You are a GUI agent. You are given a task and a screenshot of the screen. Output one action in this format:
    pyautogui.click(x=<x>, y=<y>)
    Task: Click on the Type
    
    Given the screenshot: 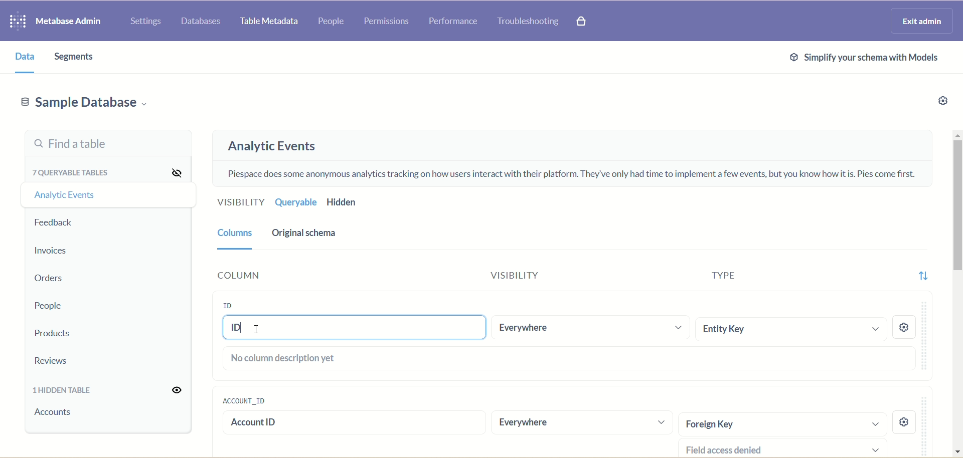 What is the action you would take?
    pyautogui.click(x=726, y=273)
    